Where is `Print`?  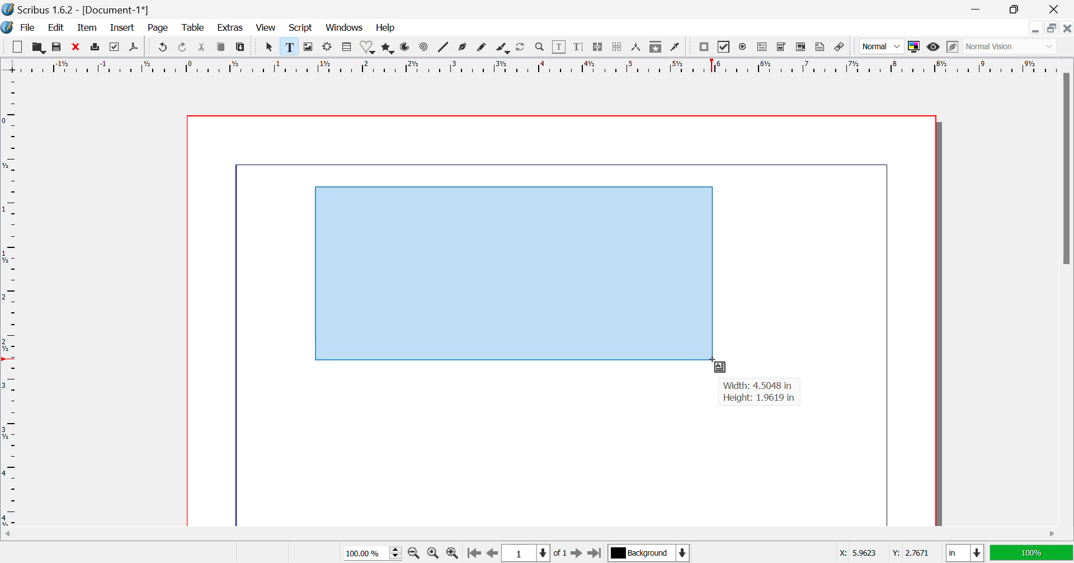
Print is located at coordinates (95, 48).